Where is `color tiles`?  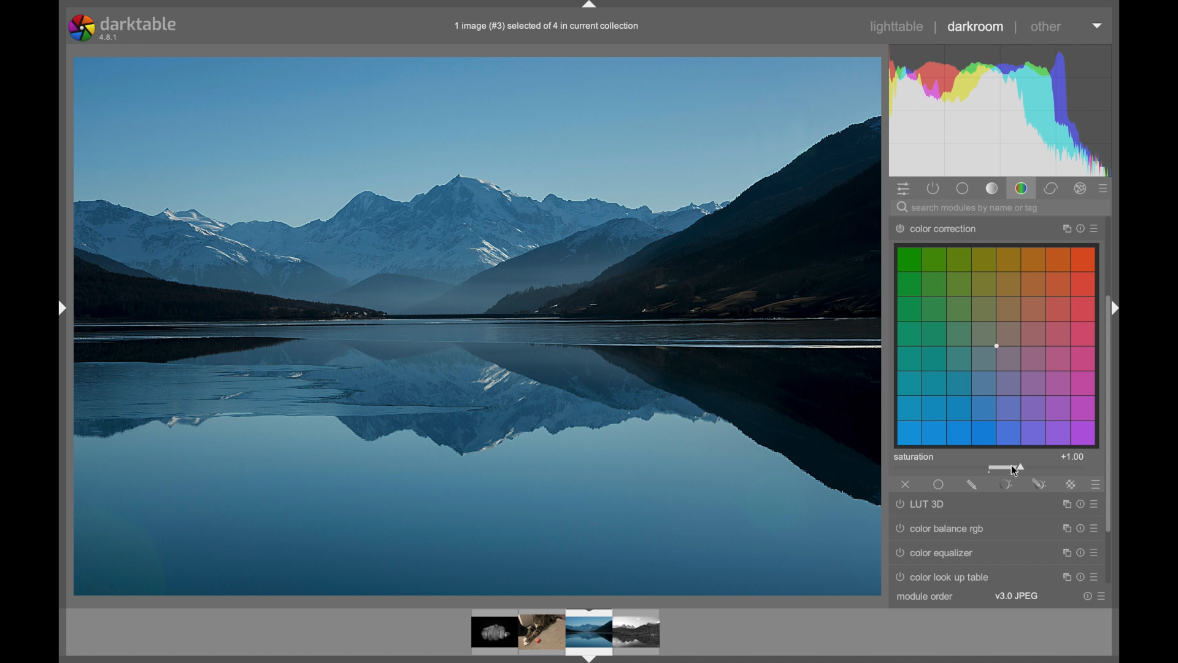
color tiles is located at coordinates (997, 345).